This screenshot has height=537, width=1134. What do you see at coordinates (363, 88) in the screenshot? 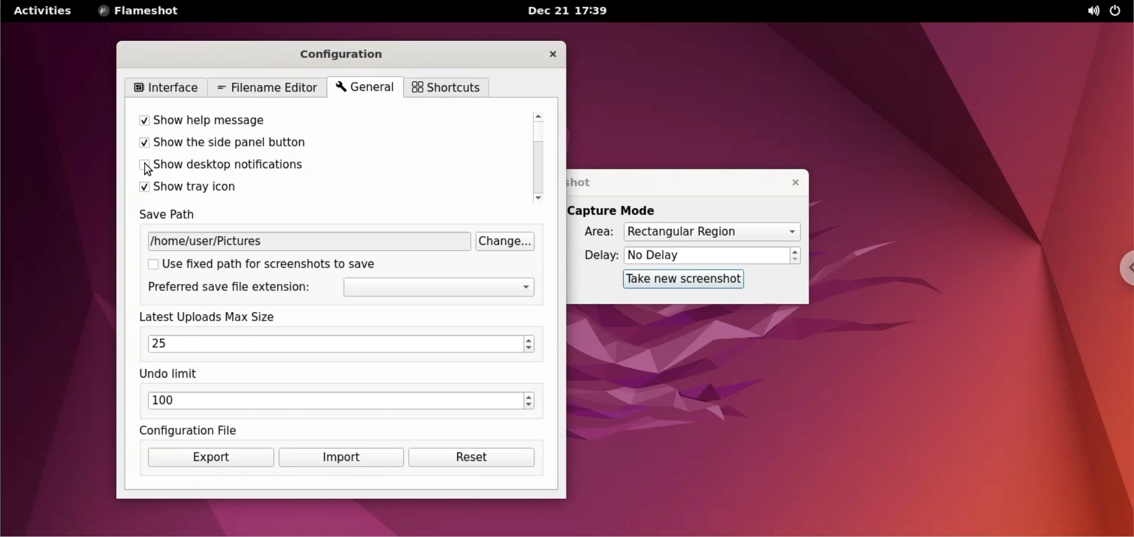
I see `general` at bounding box center [363, 88].